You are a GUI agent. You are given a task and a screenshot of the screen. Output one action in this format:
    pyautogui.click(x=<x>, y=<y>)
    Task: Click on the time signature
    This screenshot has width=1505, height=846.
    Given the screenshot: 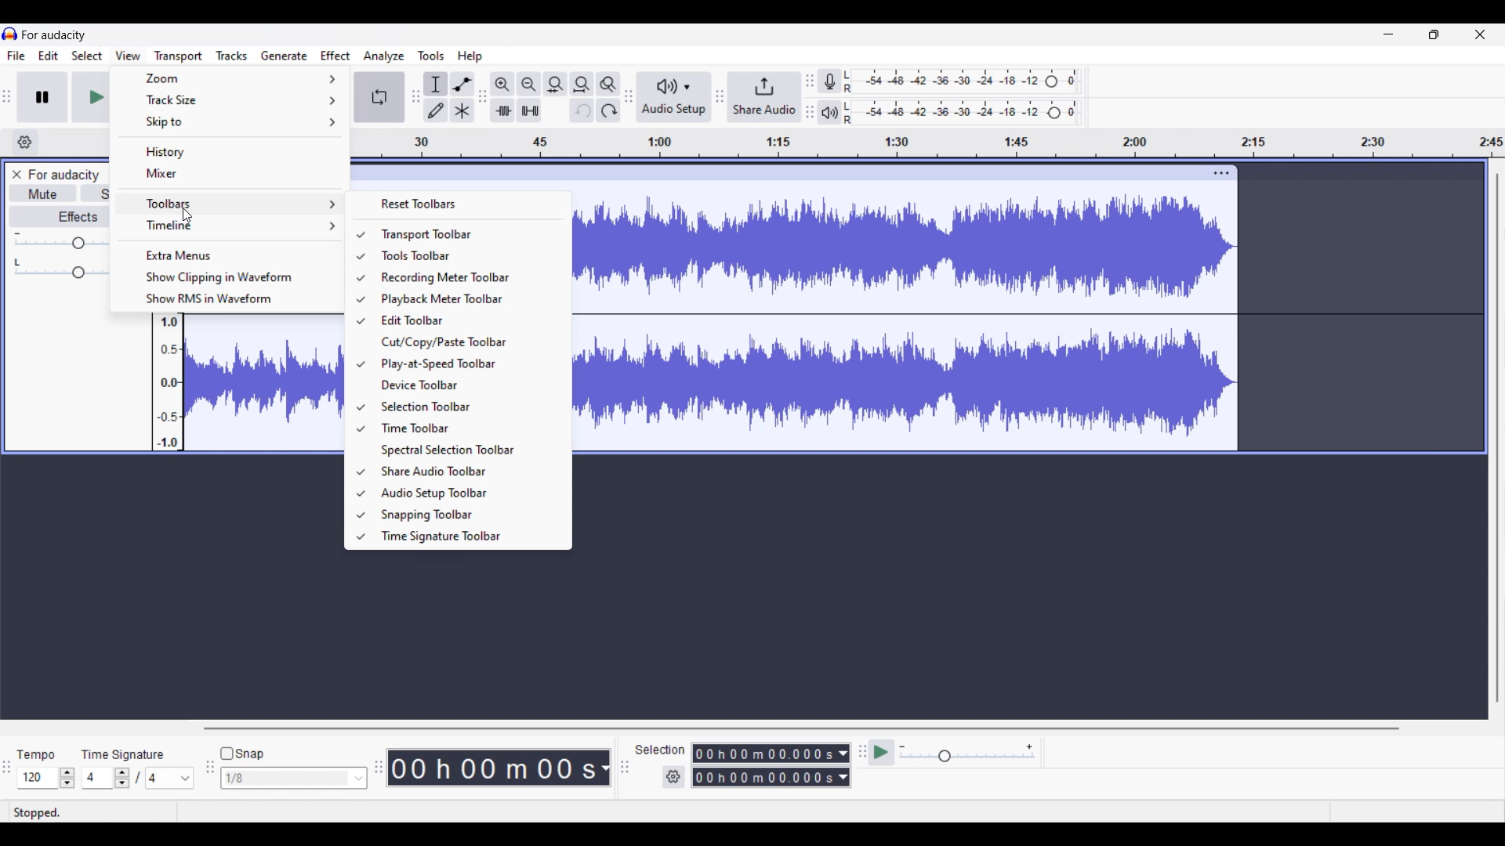 What is the action you would take?
    pyautogui.click(x=124, y=755)
    